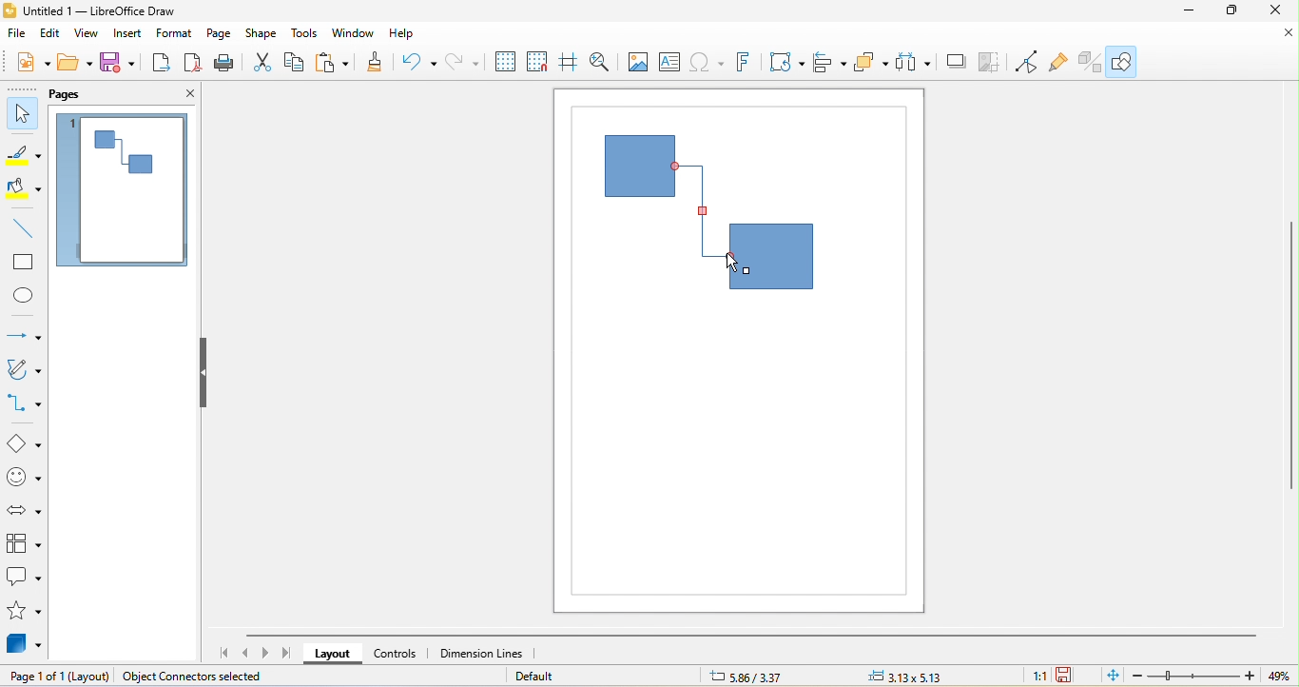 Image resolution: width=1299 pixels, height=687 pixels. What do you see at coordinates (174, 34) in the screenshot?
I see `format` at bounding box center [174, 34].